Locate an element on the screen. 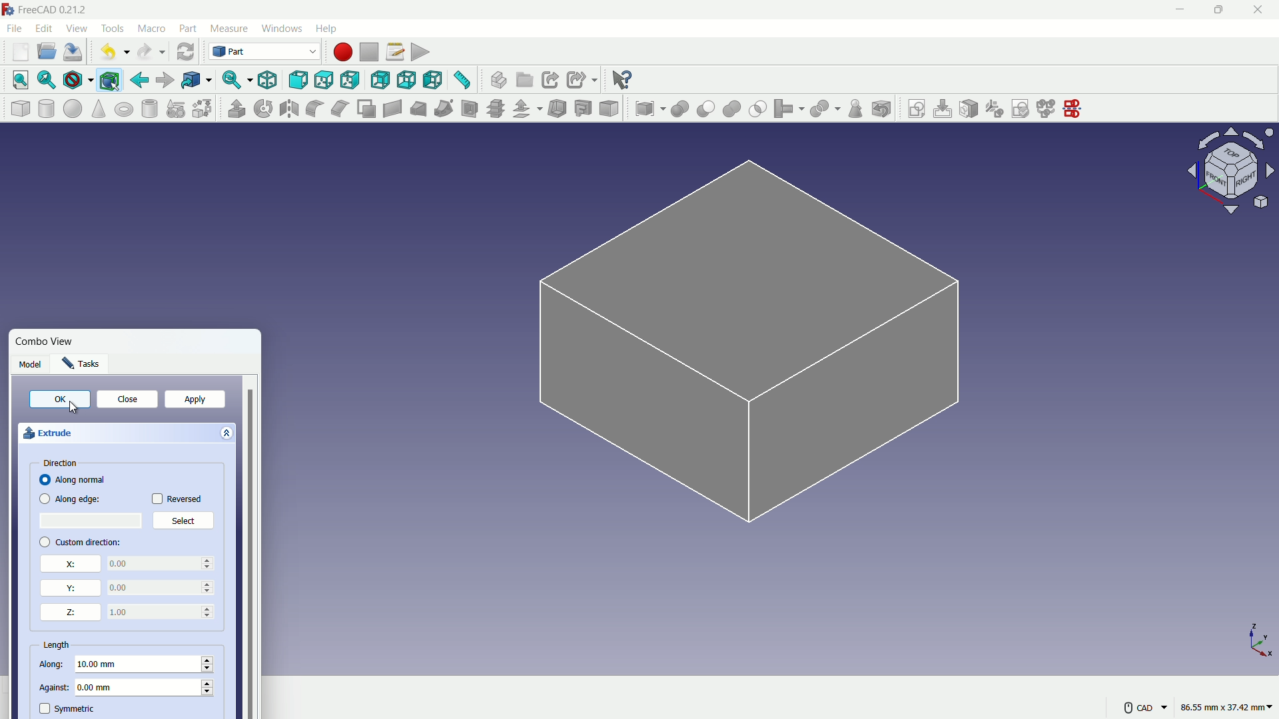 The width and height of the screenshot is (1279, 719). create group is located at coordinates (526, 81).